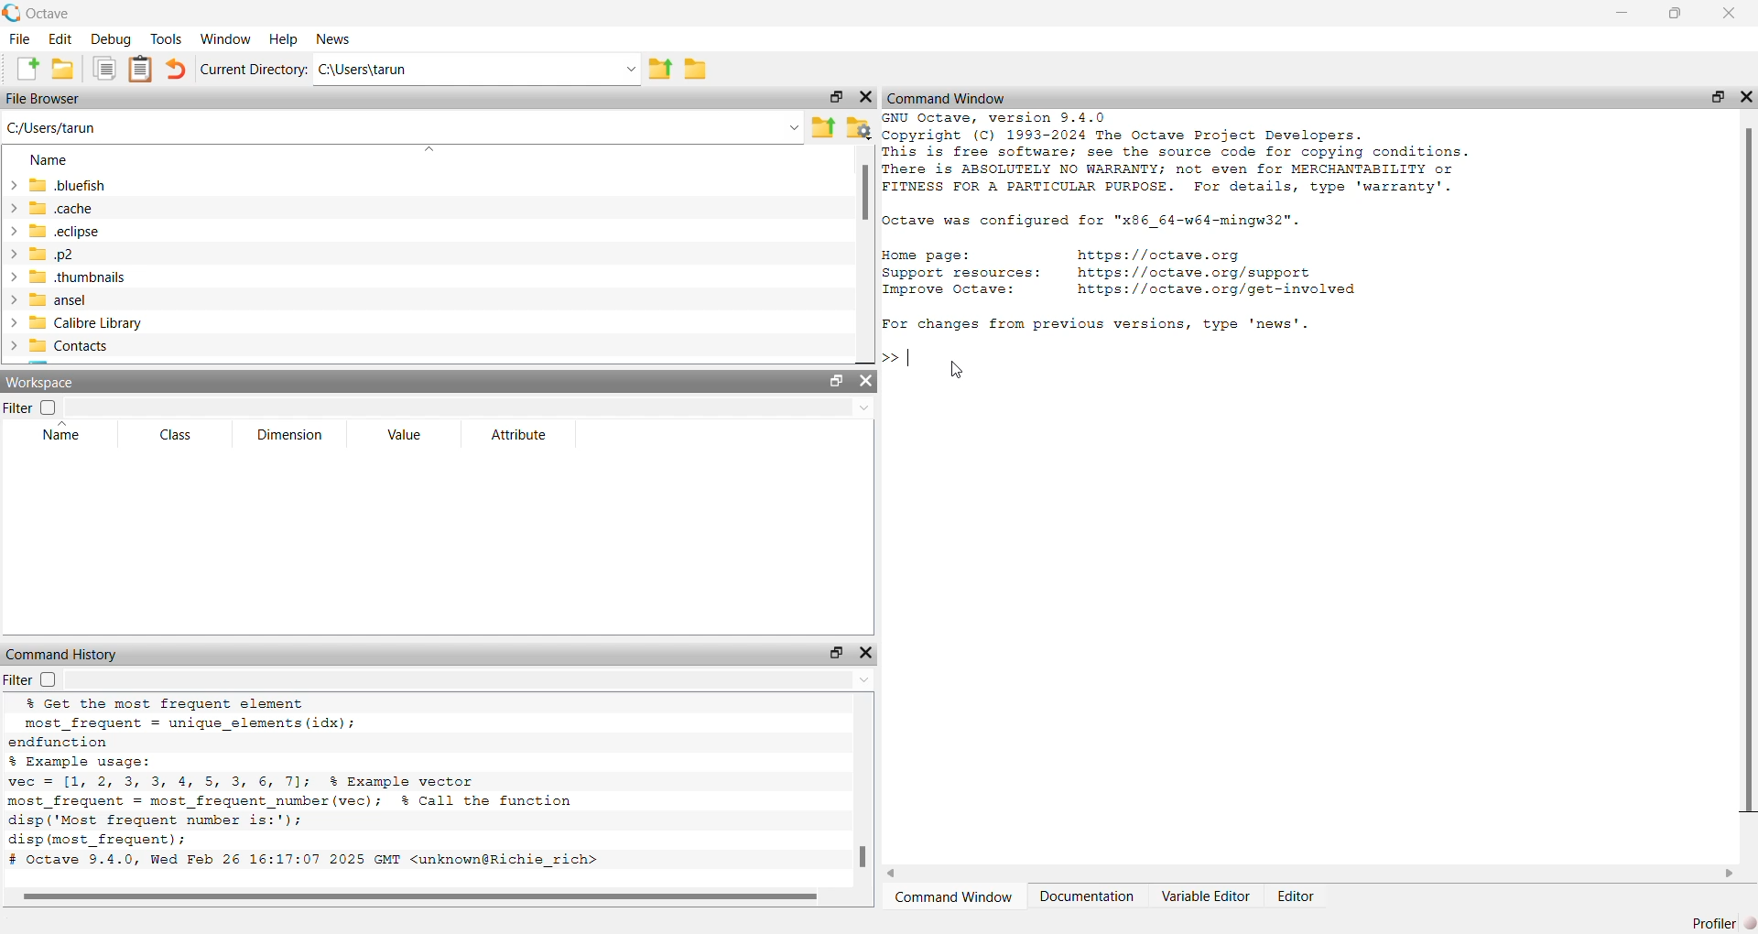 This screenshot has height=934, width=1758. What do you see at coordinates (406, 433) in the screenshot?
I see `Value` at bounding box center [406, 433].